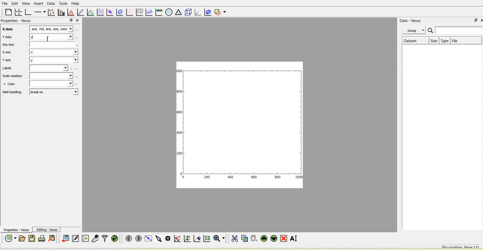  What do you see at coordinates (414, 30) in the screenshot?
I see `Group` at bounding box center [414, 30].